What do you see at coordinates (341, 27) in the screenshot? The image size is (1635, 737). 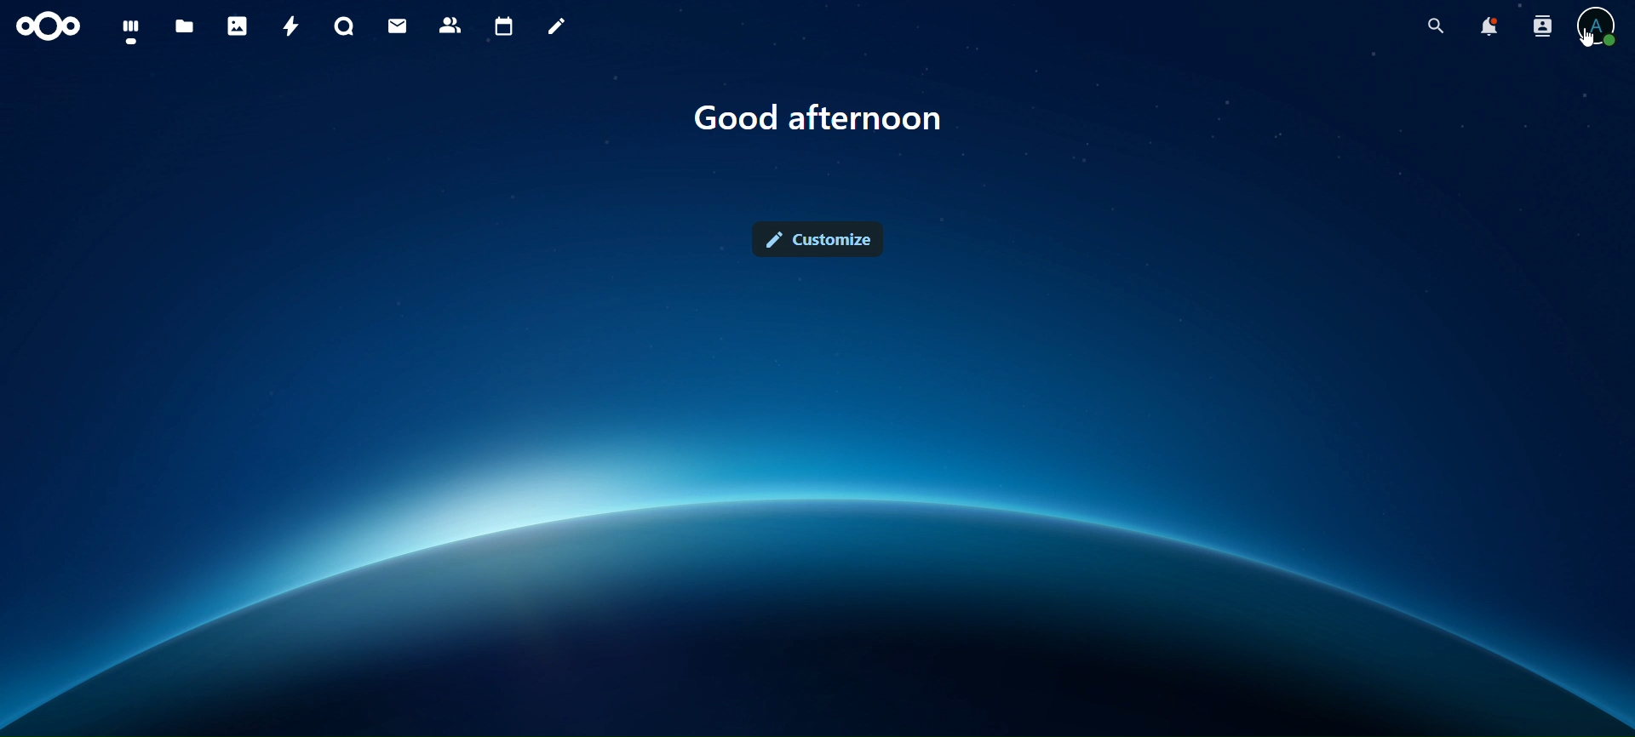 I see `talk` at bounding box center [341, 27].